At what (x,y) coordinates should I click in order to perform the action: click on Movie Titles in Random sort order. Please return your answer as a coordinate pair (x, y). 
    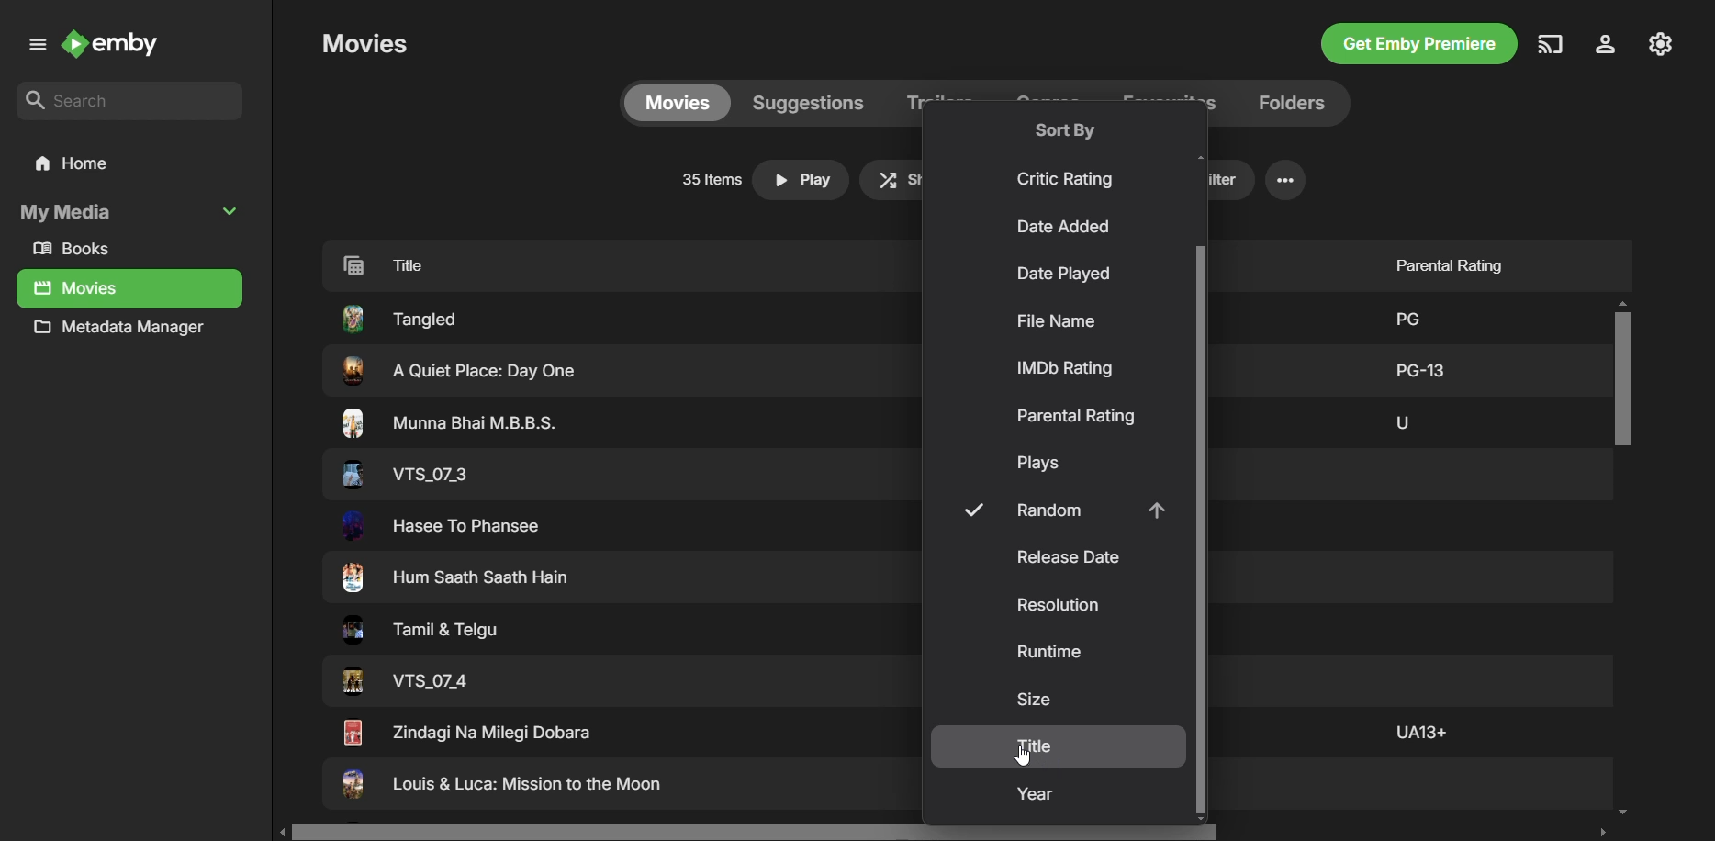
    Looking at the image, I should click on (593, 264).